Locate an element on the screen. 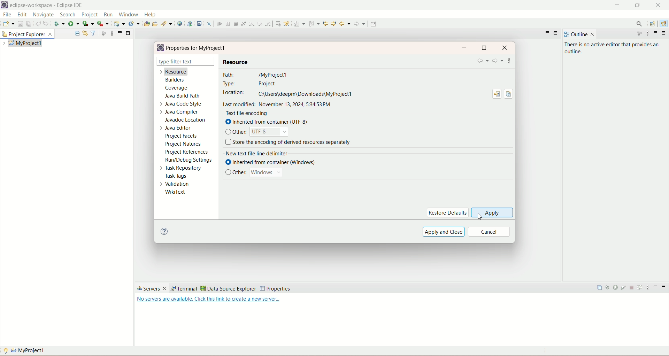 The height and width of the screenshot is (356, 669). stop the server is located at coordinates (633, 288).